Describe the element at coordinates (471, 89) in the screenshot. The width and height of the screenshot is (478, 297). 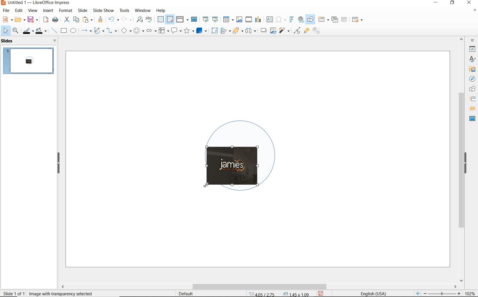
I see `shapes` at that location.